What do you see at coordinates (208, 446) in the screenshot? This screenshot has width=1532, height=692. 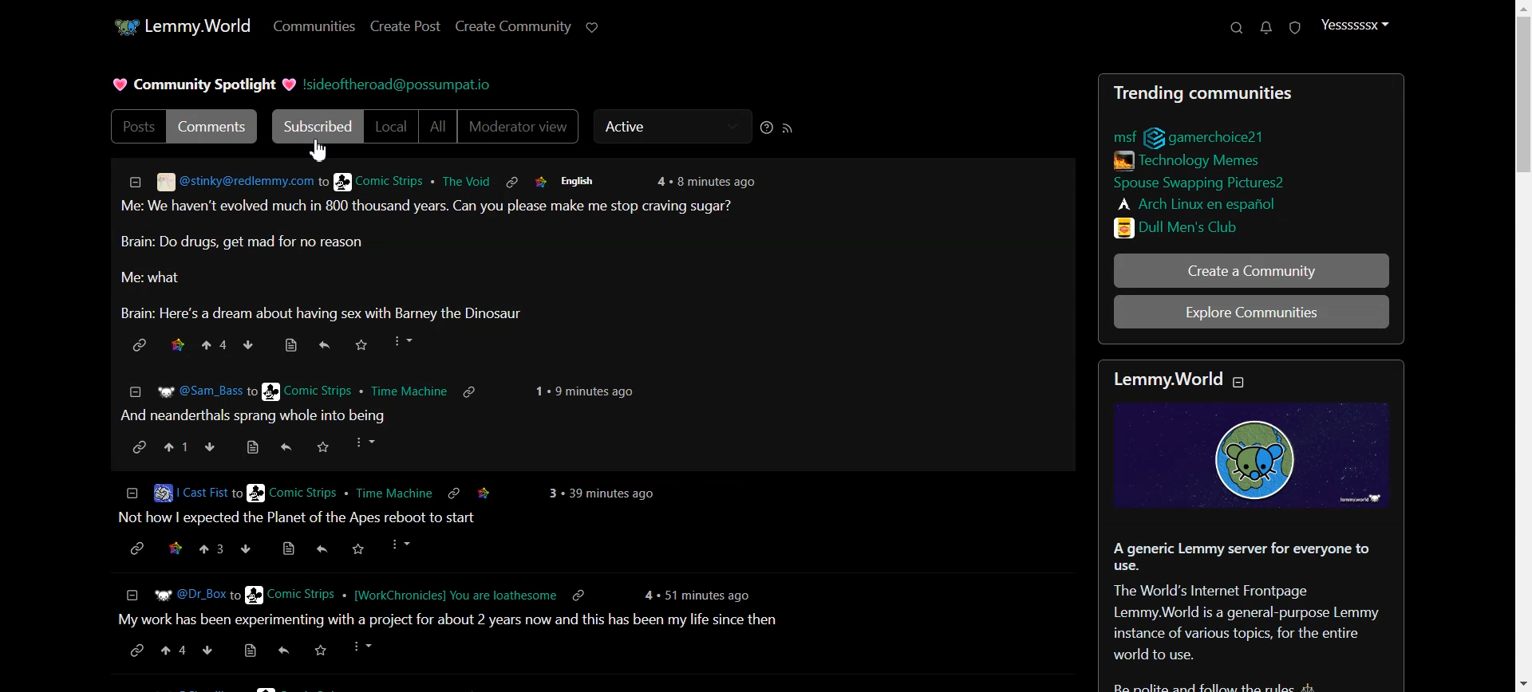 I see `downvote` at bounding box center [208, 446].